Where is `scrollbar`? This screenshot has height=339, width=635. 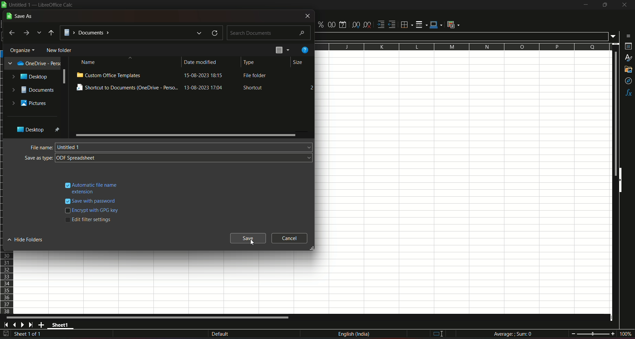
scrollbar is located at coordinates (64, 77).